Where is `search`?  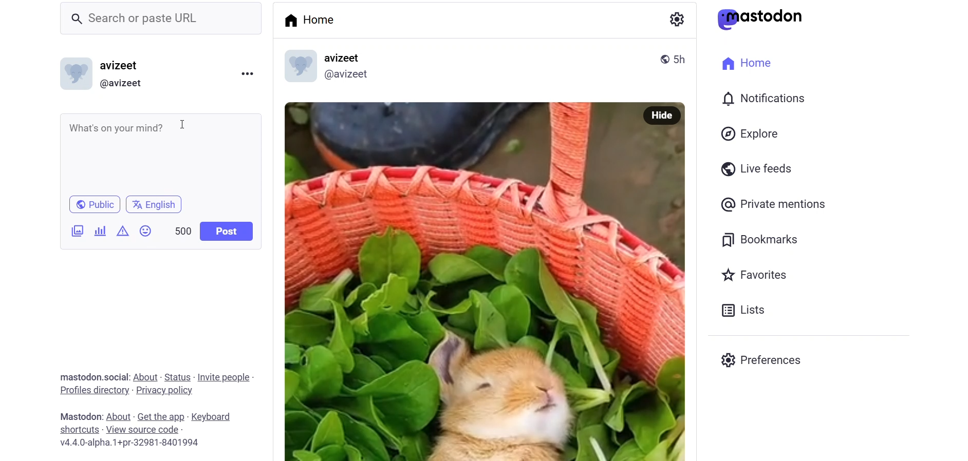 search is located at coordinates (158, 16).